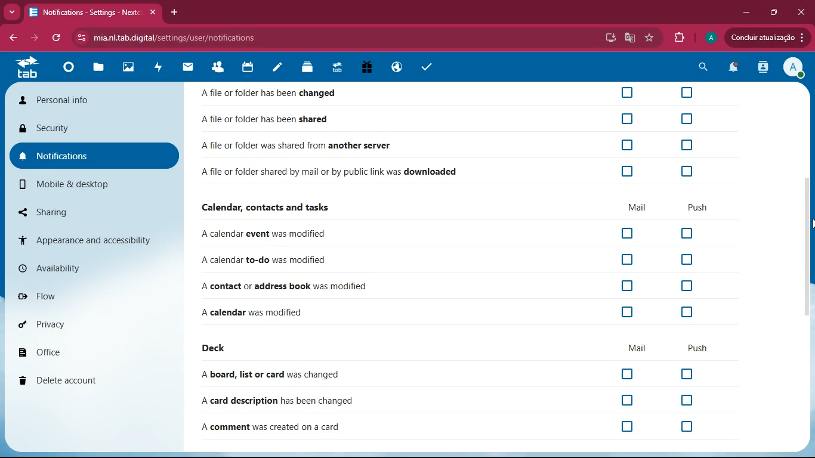 The image size is (815, 458). What do you see at coordinates (697, 348) in the screenshot?
I see `push` at bounding box center [697, 348].